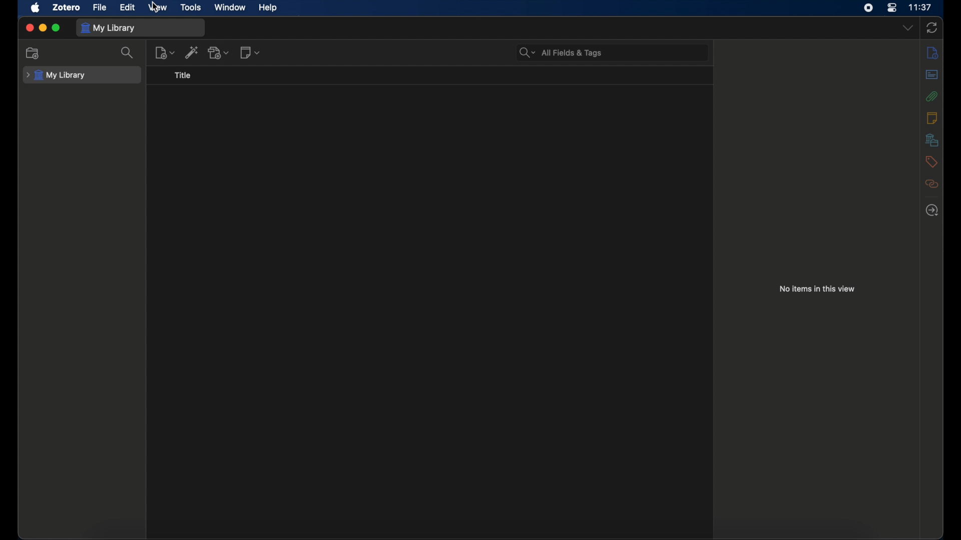 Image resolution: width=961 pixels, height=540 pixels. Describe the element at coordinates (67, 7) in the screenshot. I see `zotero` at that location.